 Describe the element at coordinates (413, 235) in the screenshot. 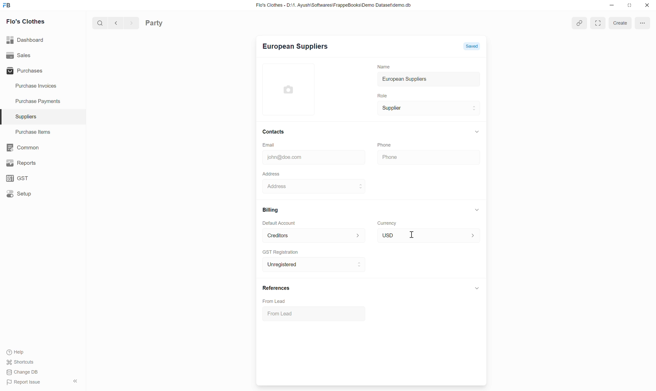

I see `cursor` at that location.